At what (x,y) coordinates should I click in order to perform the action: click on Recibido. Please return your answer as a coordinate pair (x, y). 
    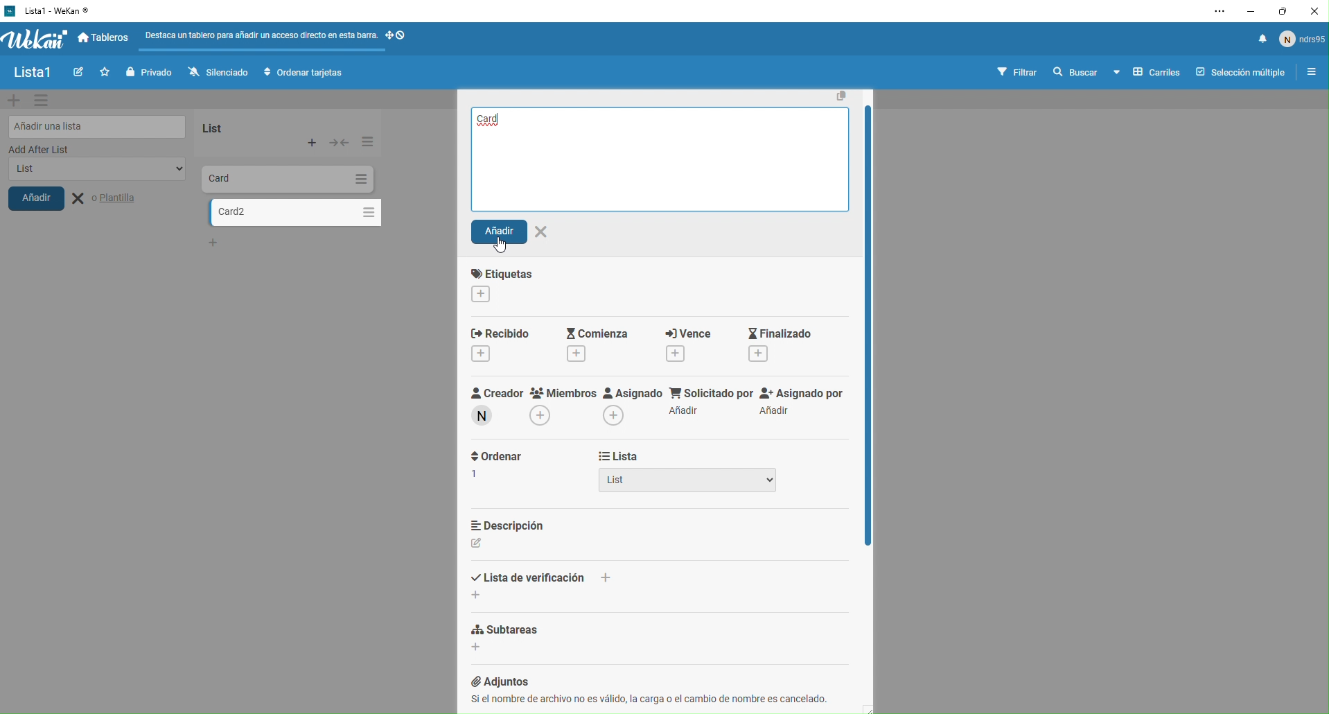
    Looking at the image, I should click on (504, 342).